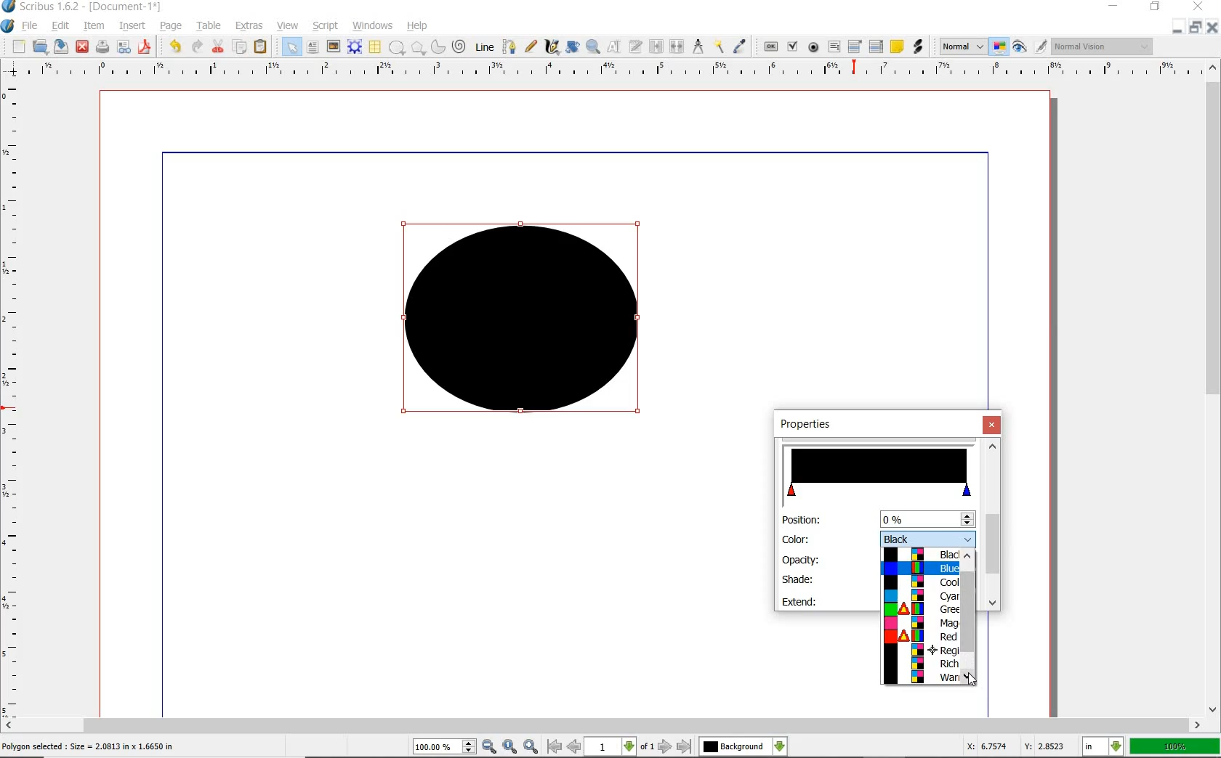 The height and width of the screenshot is (758, 1221). Describe the element at coordinates (209, 26) in the screenshot. I see `TABLE` at that location.